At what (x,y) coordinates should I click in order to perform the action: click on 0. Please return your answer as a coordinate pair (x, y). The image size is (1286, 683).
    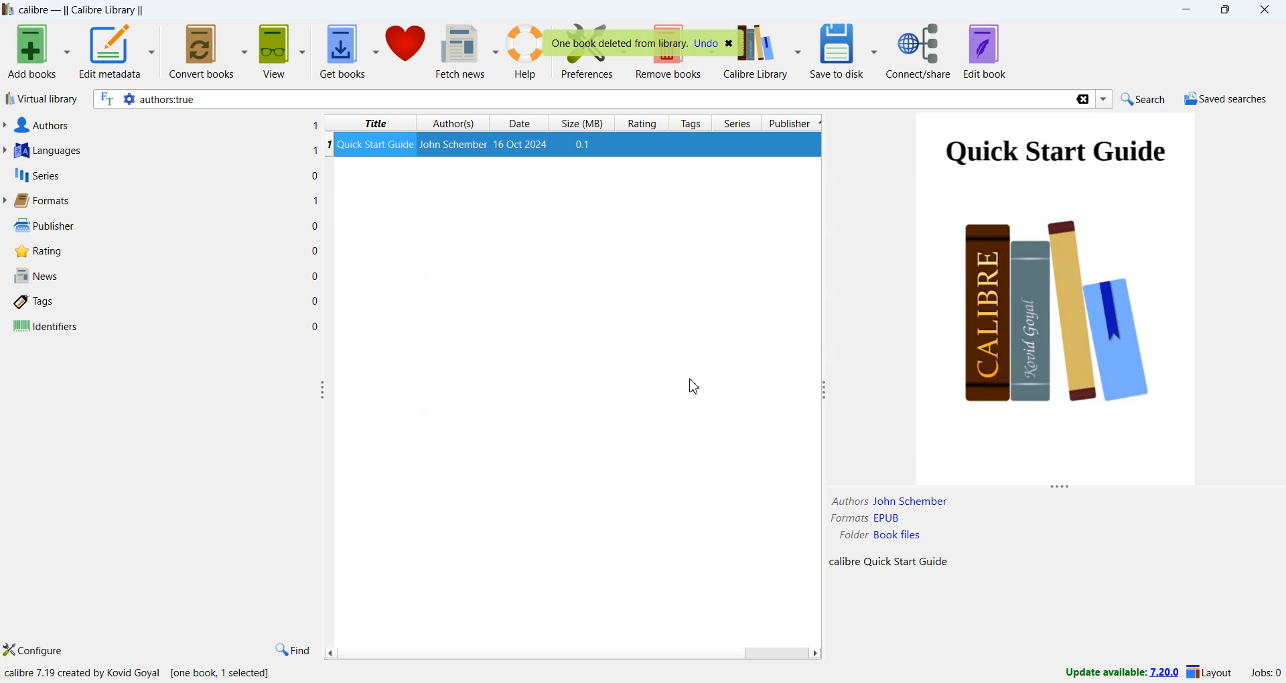
    Looking at the image, I should click on (315, 301).